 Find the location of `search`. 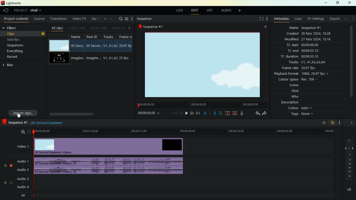

search is located at coordinates (120, 19).